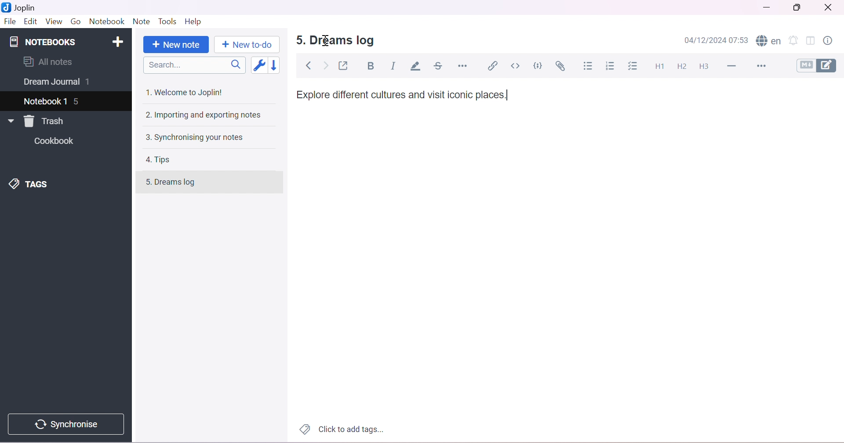 This screenshot has width=844, height=443. I want to click on 5, so click(79, 102).